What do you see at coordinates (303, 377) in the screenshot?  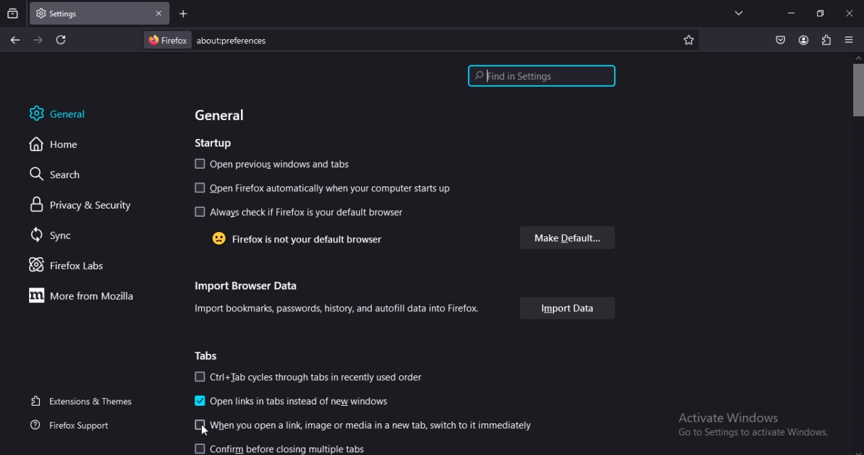 I see `Ctri+Tab cycles through tabs in recently used order` at bounding box center [303, 377].